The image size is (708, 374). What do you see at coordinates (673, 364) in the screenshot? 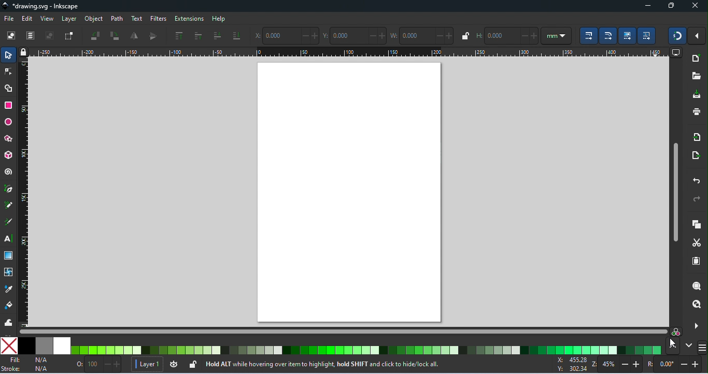
I see `rotation` at bounding box center [673, 364].